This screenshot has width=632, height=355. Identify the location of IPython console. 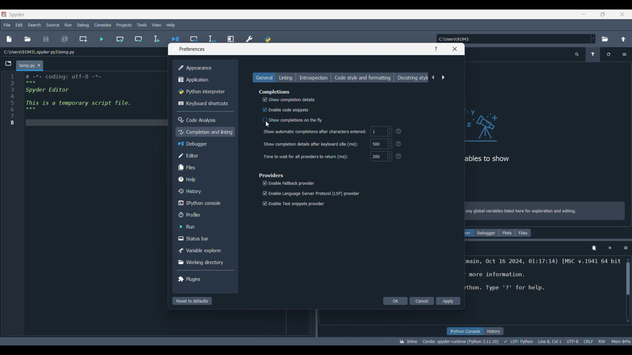
(465, 331).